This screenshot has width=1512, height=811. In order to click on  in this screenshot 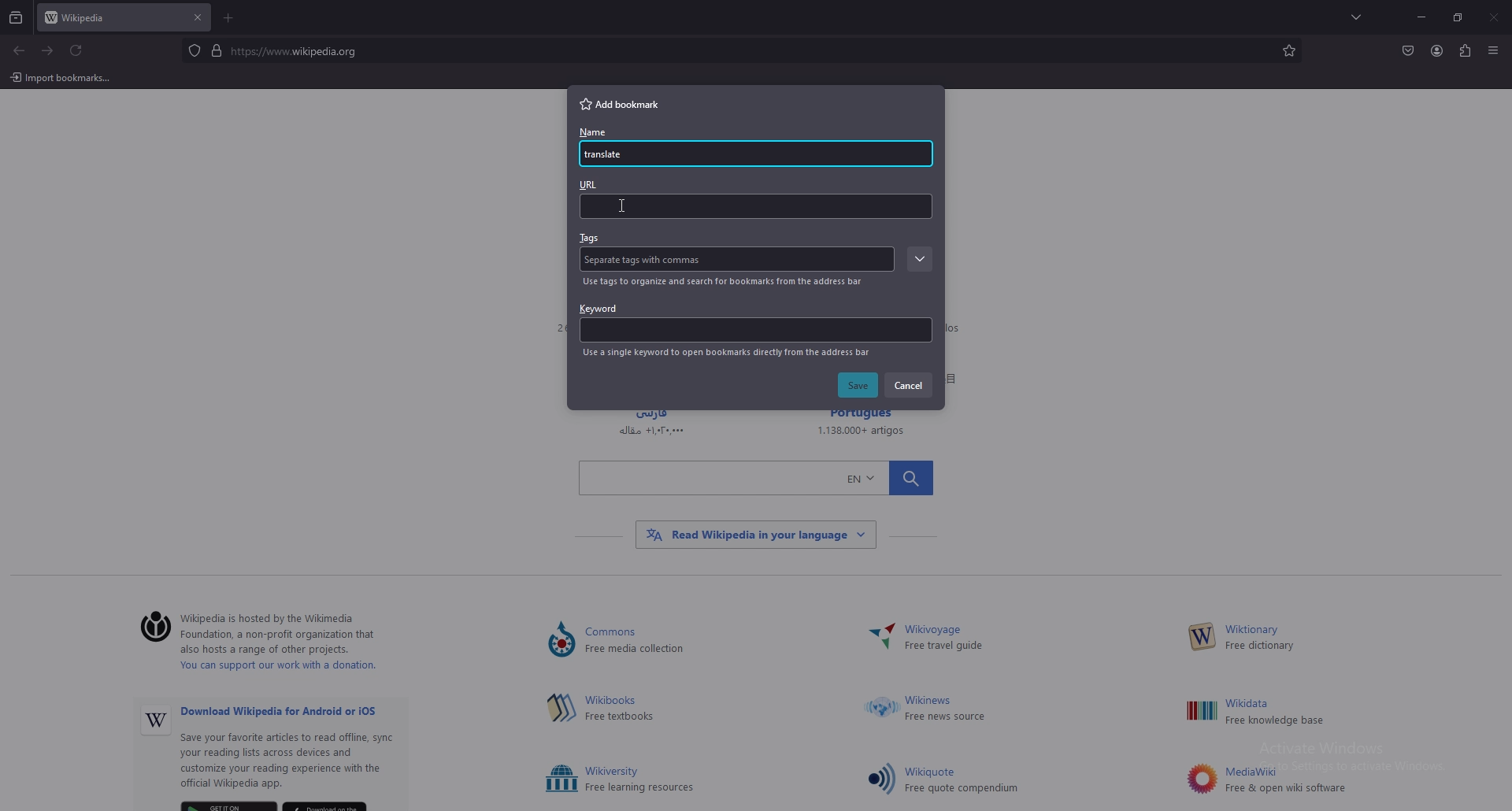, I will do `click(1203, 637)`.